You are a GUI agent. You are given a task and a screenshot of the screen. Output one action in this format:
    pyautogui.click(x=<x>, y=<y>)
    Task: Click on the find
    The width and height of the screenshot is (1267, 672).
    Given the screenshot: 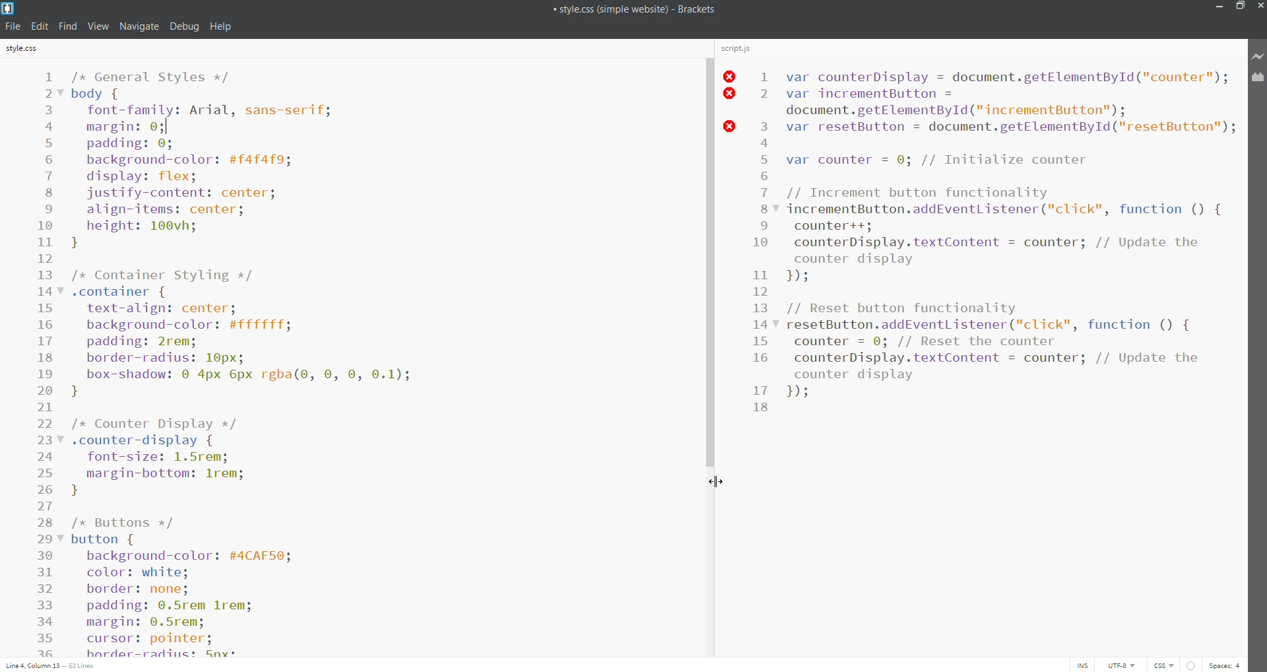 What is the action you would take?
    pyautogui.click(x=67, y=27)
    